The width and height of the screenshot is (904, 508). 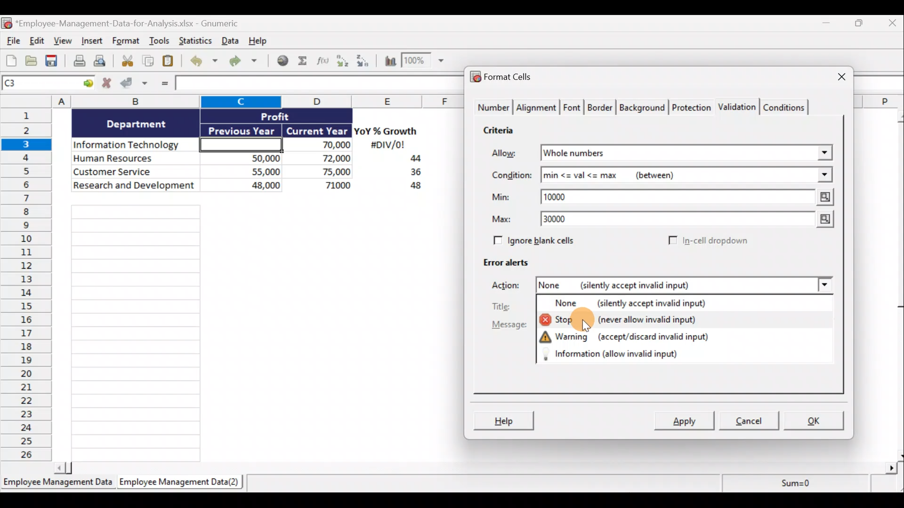 I want to click on Information (allow invalid input), so click(x=621, y=353).